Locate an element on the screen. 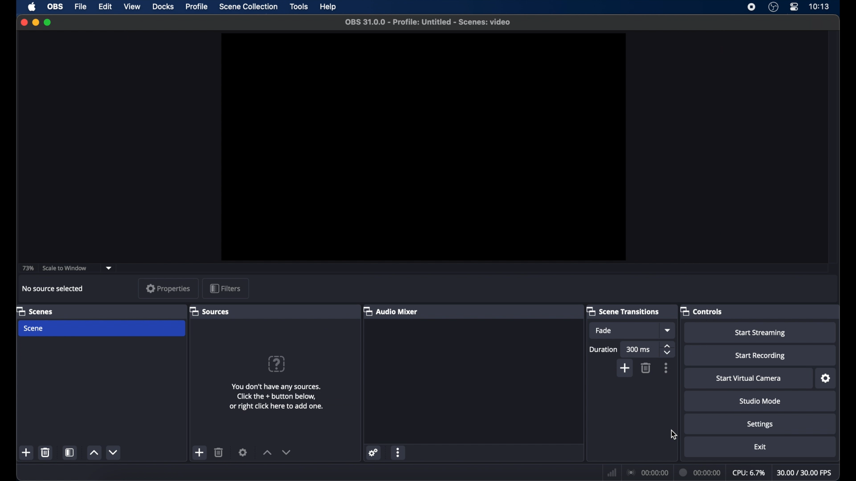 This screenshot has width=856, height=481. network is located at coordinates (612, 472).